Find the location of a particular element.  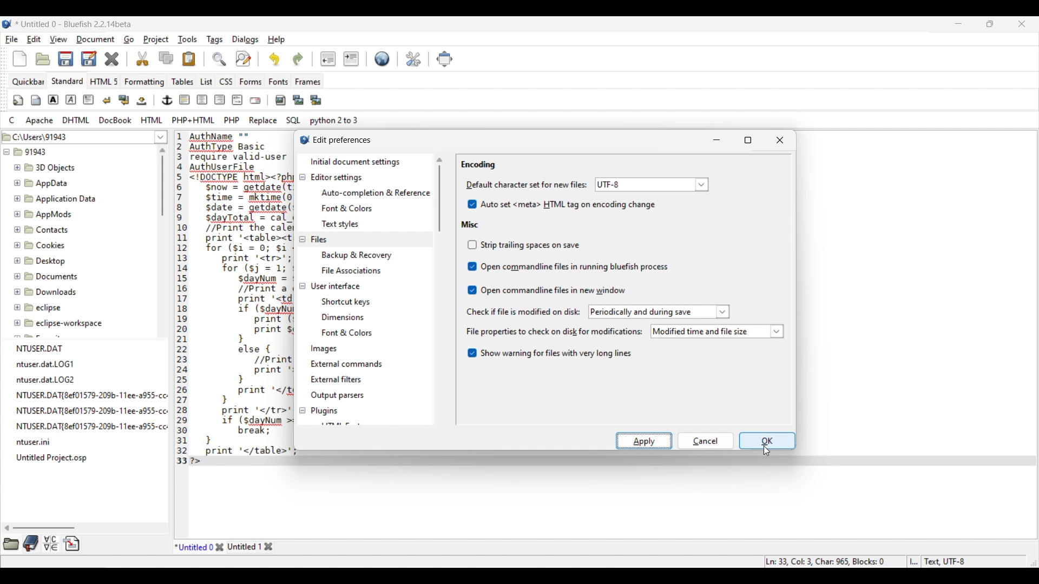

Current tab highlighted is located at coordinates (194, 546).